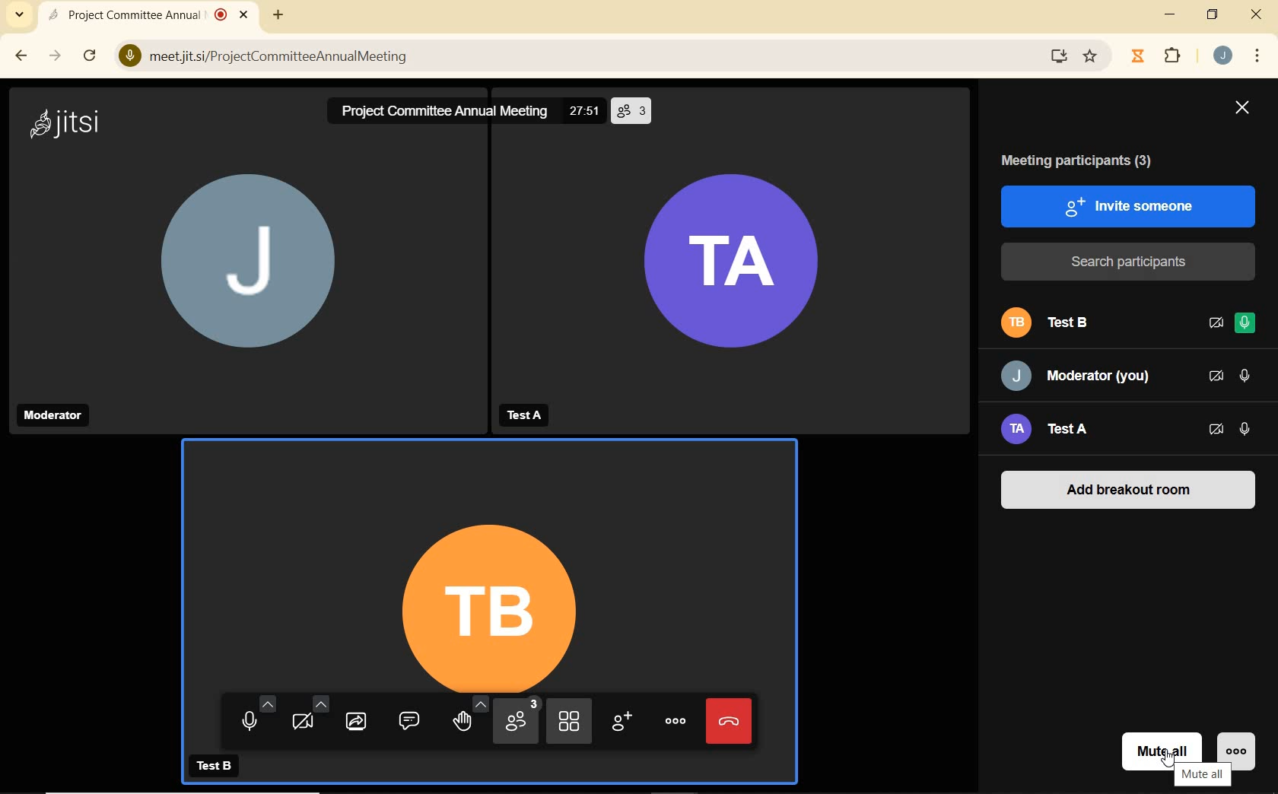  Describe the element at coordinates (1172, 17) in the screenshot. I see `MINIMIZE` at that location.